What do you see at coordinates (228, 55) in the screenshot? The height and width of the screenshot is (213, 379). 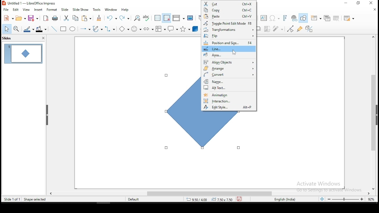 I see `area` at bounding box center [228, 55].